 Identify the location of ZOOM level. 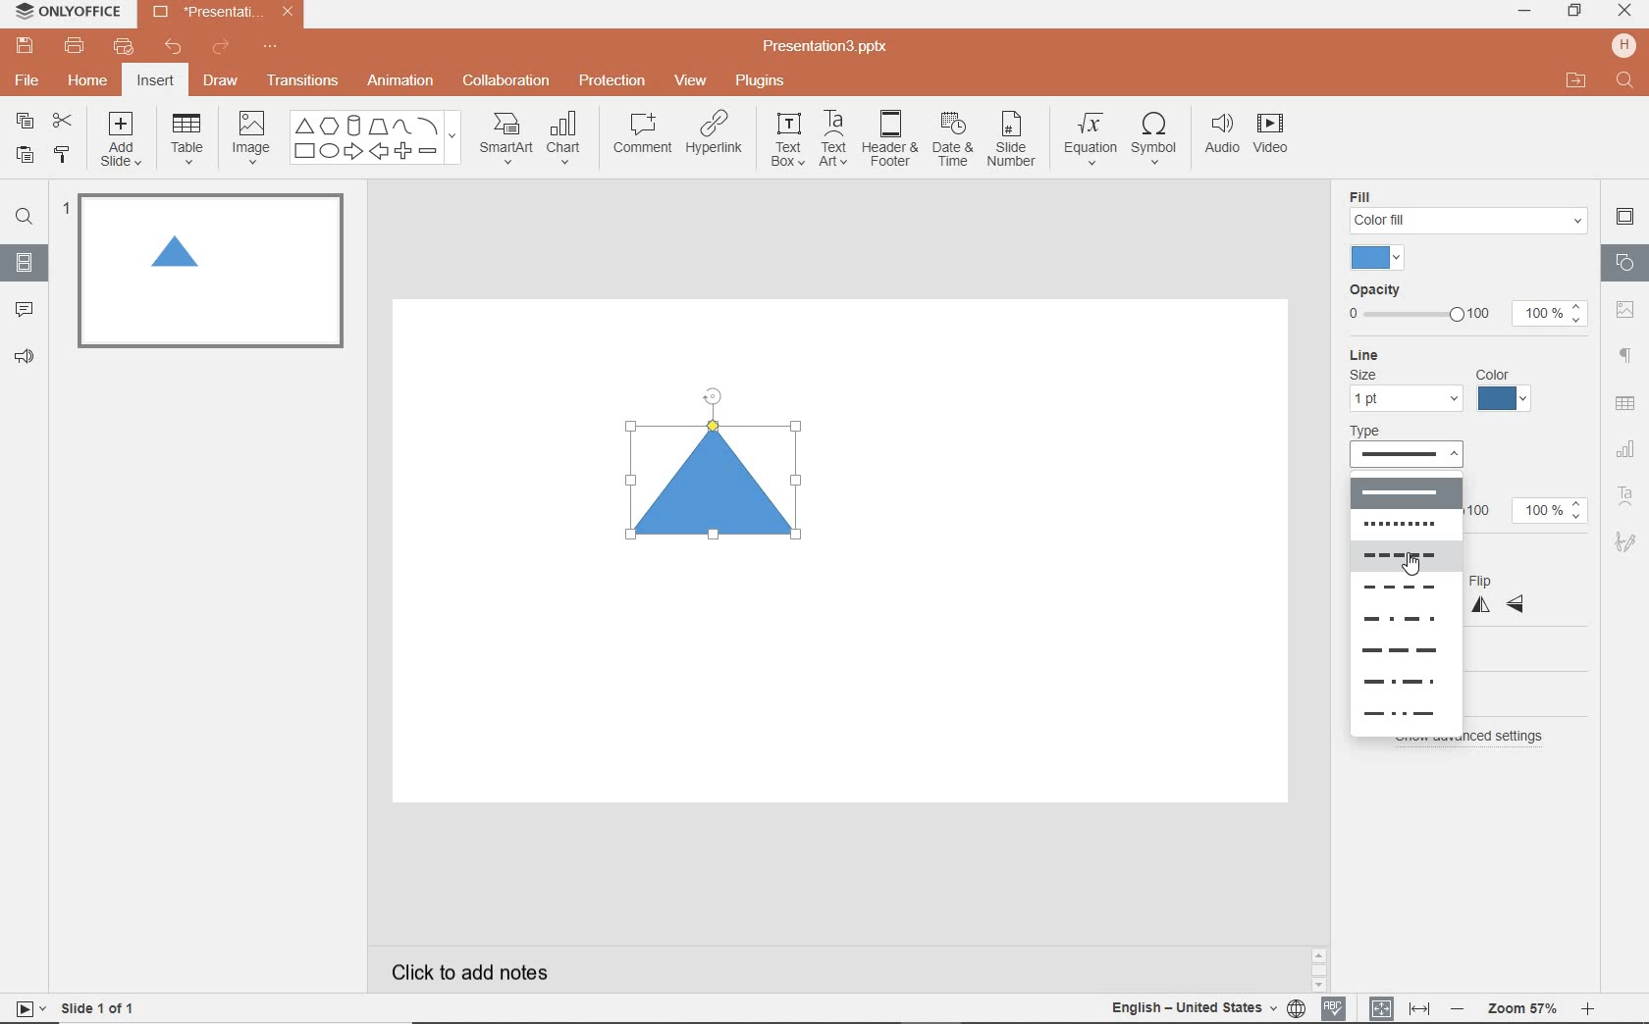
(1523, 1009).